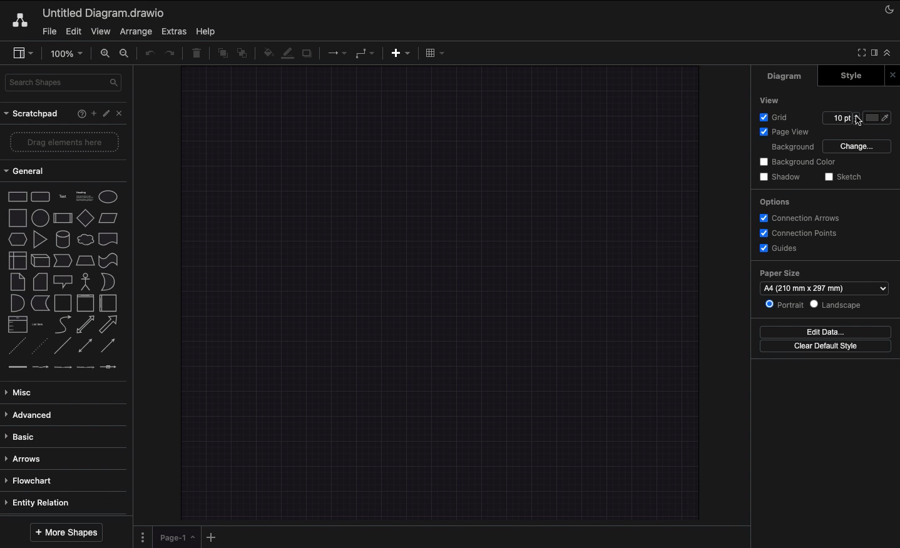  I want to click on Advanced, so click(33, 415).